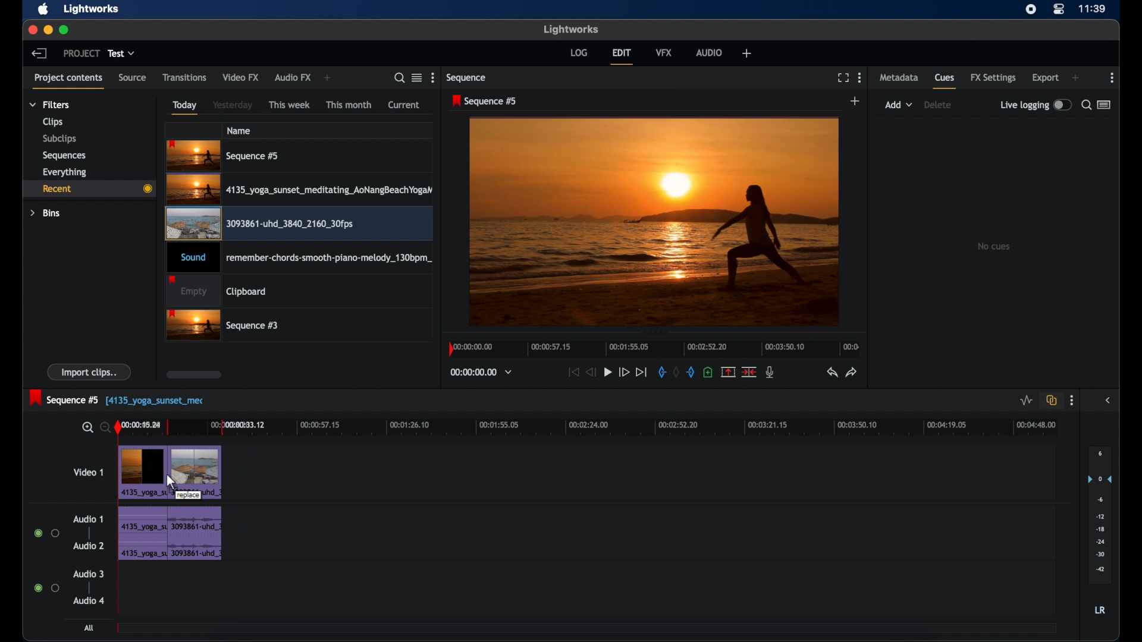 This screenshot has height=642, width=1142. What do you see at coordinates (843, 78) in the screenshot?
I see `full screen` at bounding box center [843, 78].